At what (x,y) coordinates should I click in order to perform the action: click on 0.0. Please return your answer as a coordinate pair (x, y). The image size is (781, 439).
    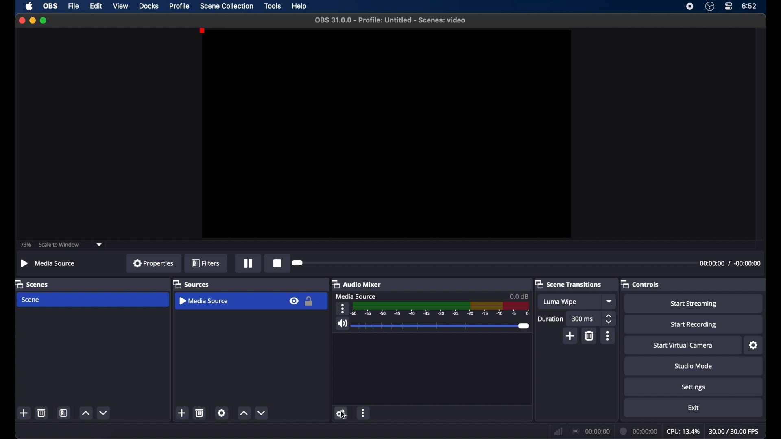
    Looking at the image, I should click on (519, 296).